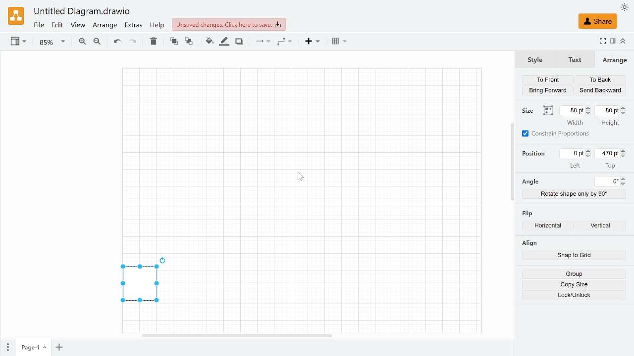 The height and width of the screenshot is (356, 634). What do you see at coordinates (624, 178) in the screenshot?
I see `Increase angle` at bounding box center [624, 178].